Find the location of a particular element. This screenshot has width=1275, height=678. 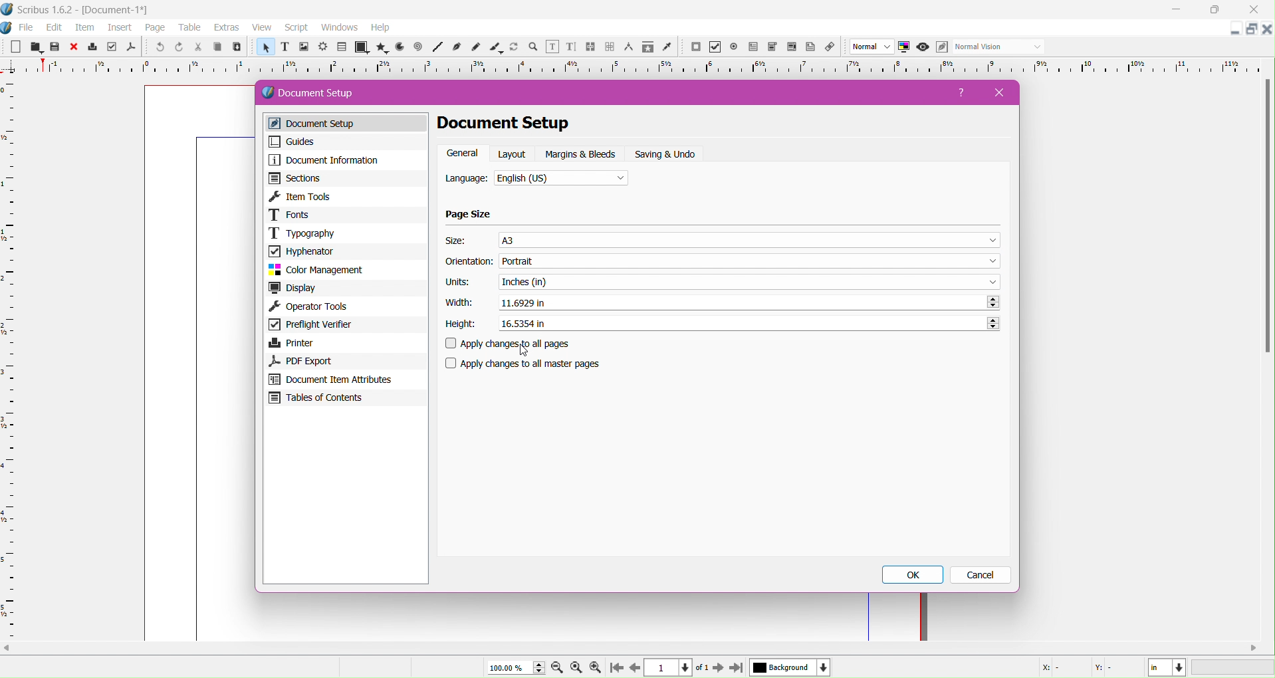

X:- Y:- is located at coordinates (1080, 667).